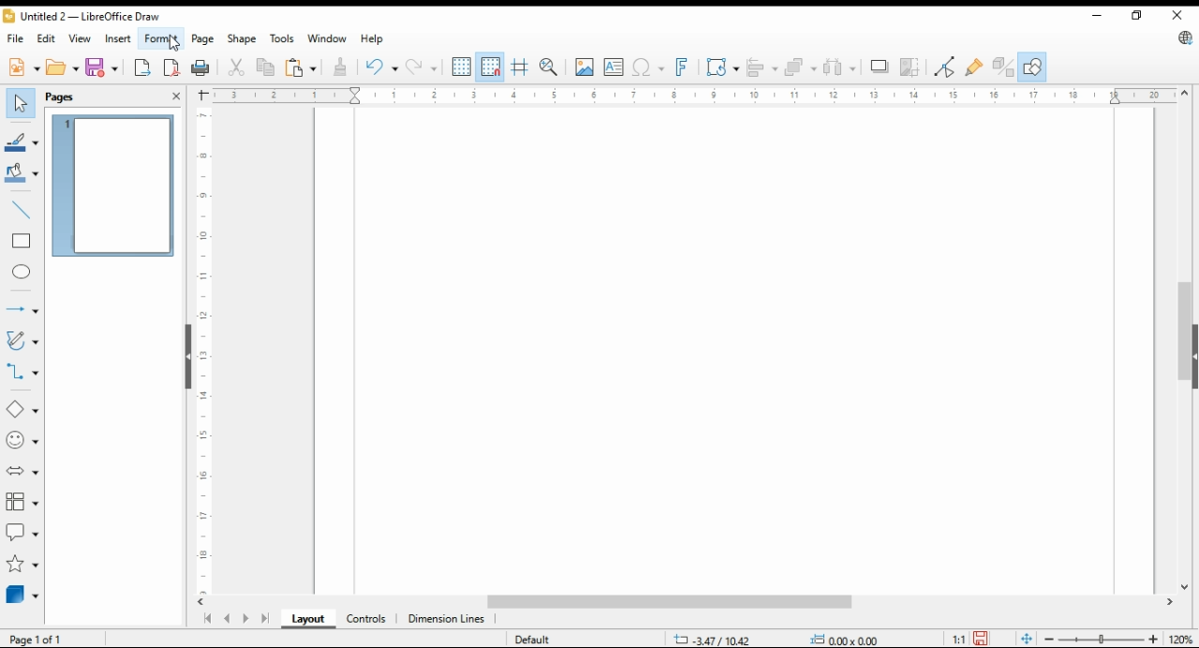 Image resolution: width=1199 pixels, height=648 pixels. What do you see at coordinates (22, 310) in the screenshot?
I see `lines and arrows` at bounding box center [22, 310].